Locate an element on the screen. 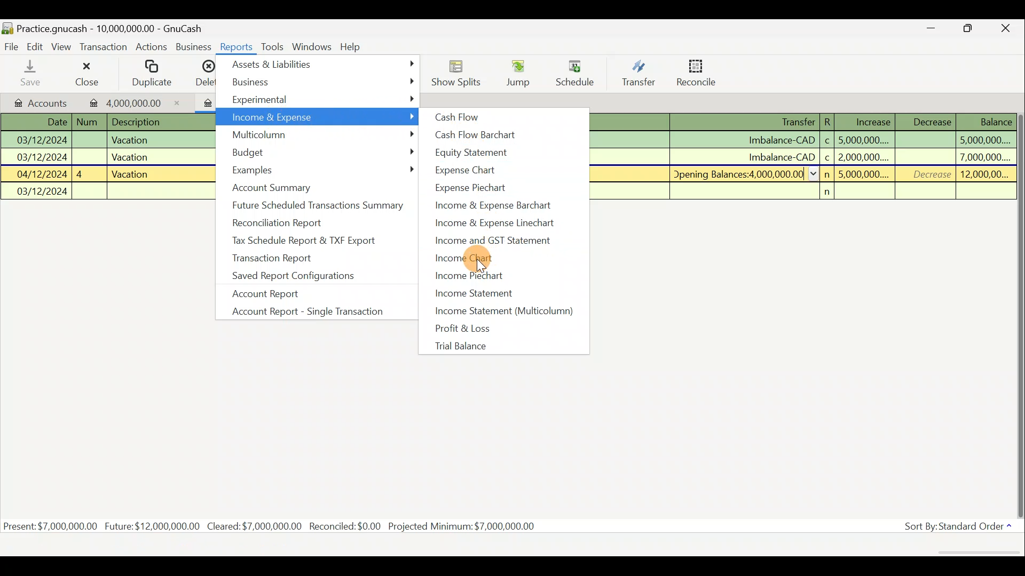 The width and height of the screenshot is (1025, 576). Transaction report is located at coordinates (270, 257).